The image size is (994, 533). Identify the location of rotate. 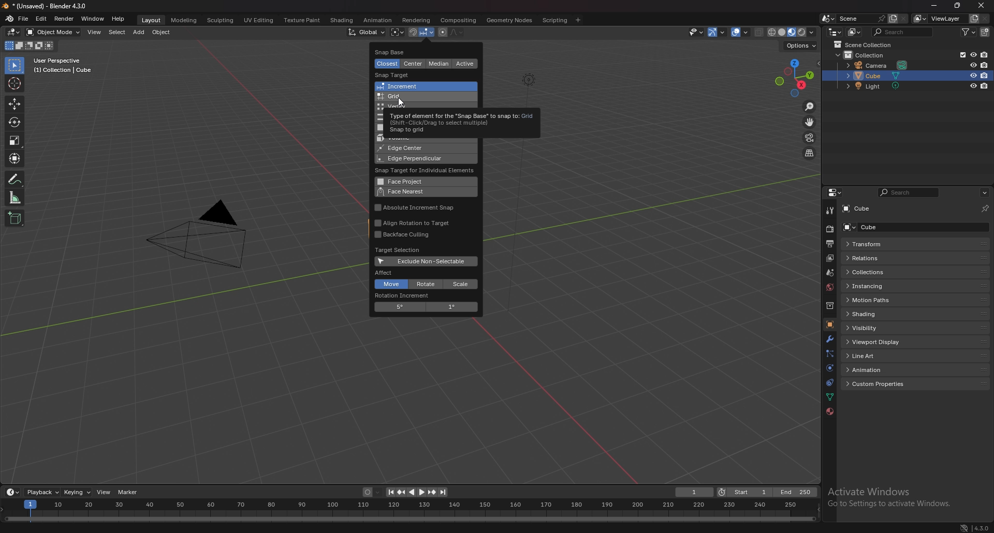
(427, 284).